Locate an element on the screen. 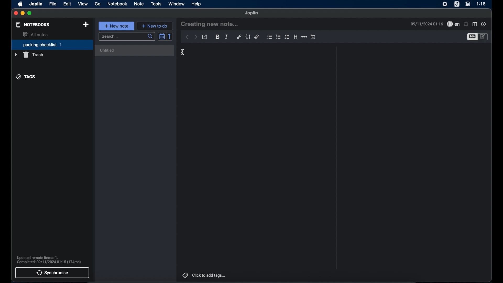  new to do is located at coordinates (155, 26).